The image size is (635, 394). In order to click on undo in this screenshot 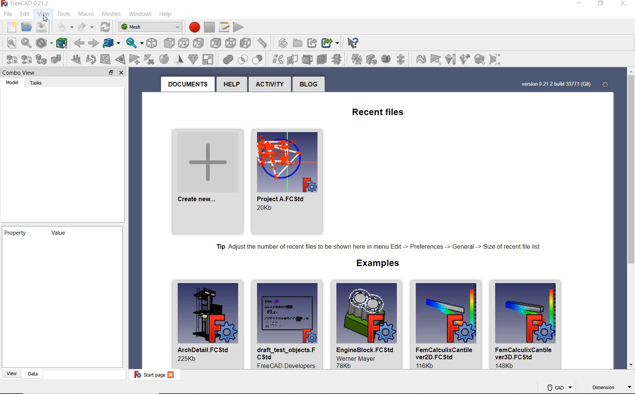, I will do `click(60, 27)`.